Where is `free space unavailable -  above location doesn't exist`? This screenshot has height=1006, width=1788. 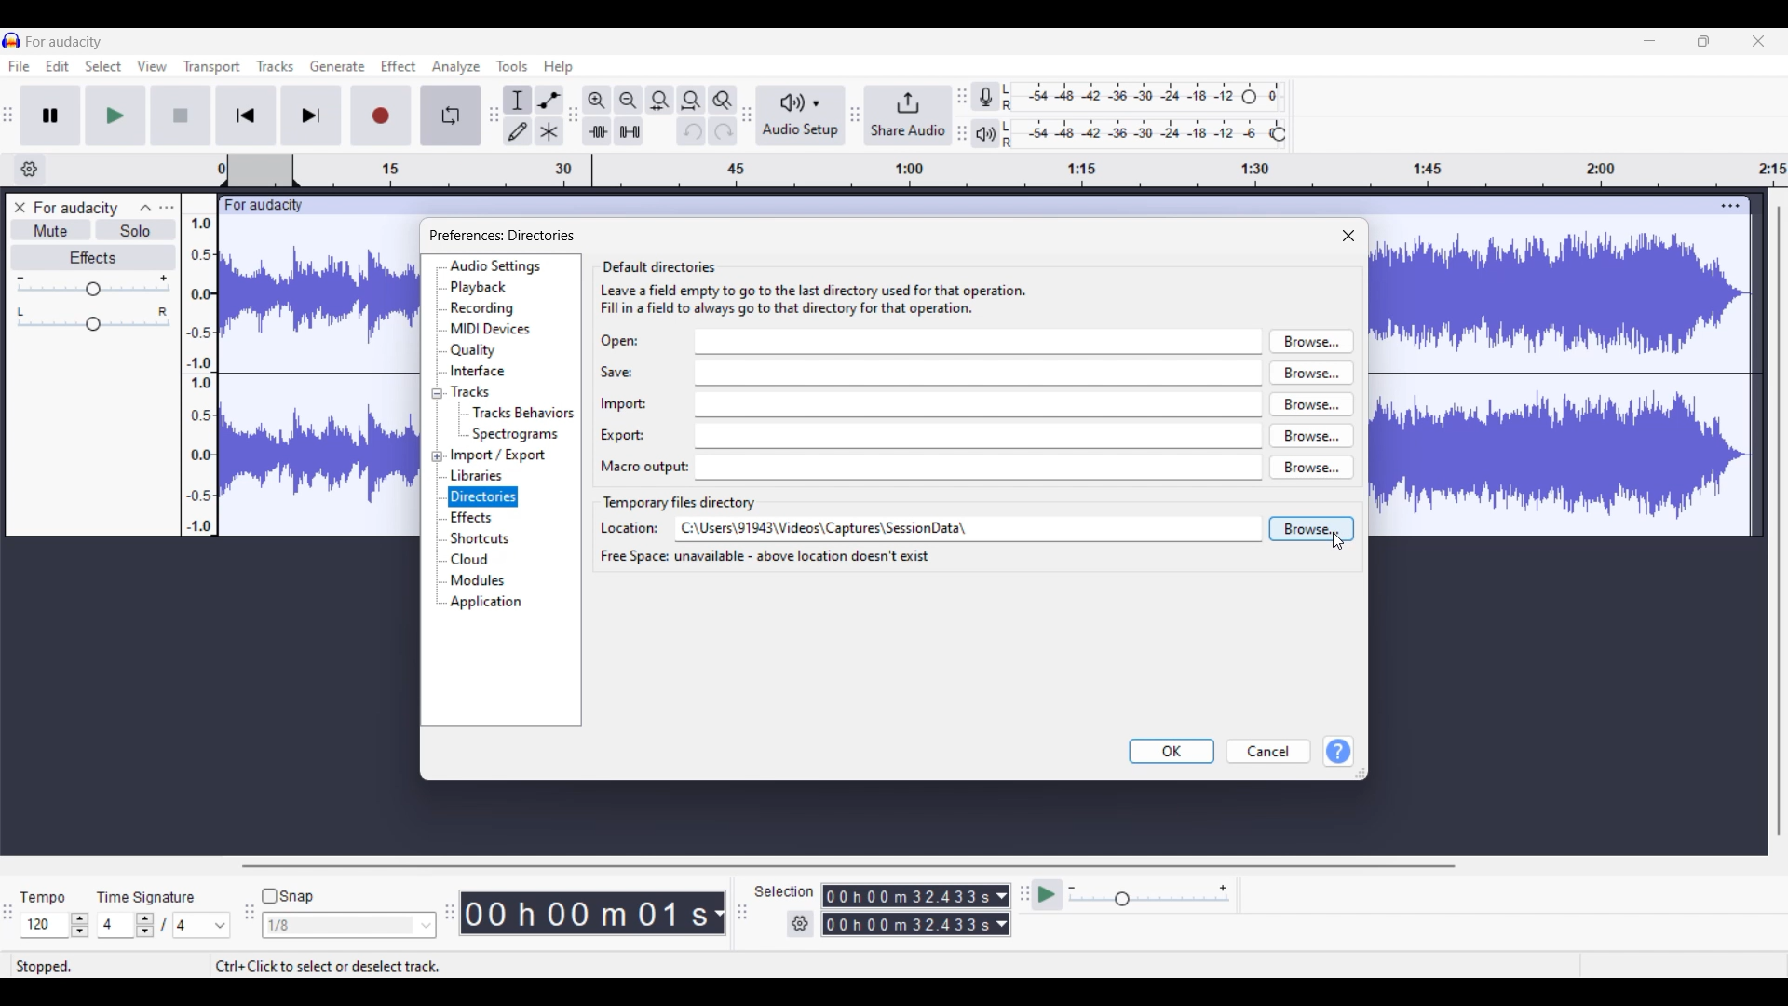
free space unavailable -  above location doesn't exist is located at coordinates (765, 556).